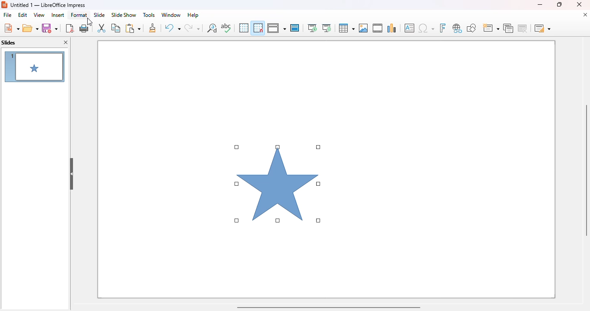 The image size is (590, 311). I want to click on display grid, so click(243, 28).